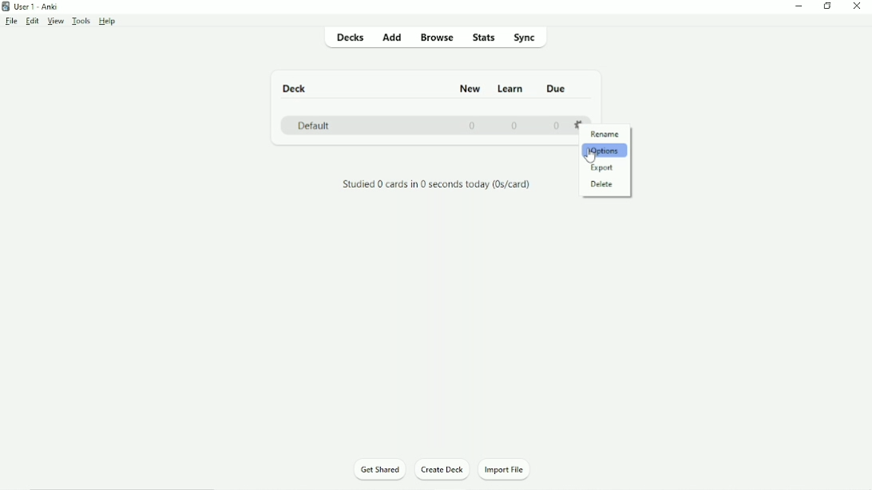 The height and width of the screenshot is (490, 872). Describe the element at coordinates (828, 6) in the screenshot. I see `Restore down` at that location.